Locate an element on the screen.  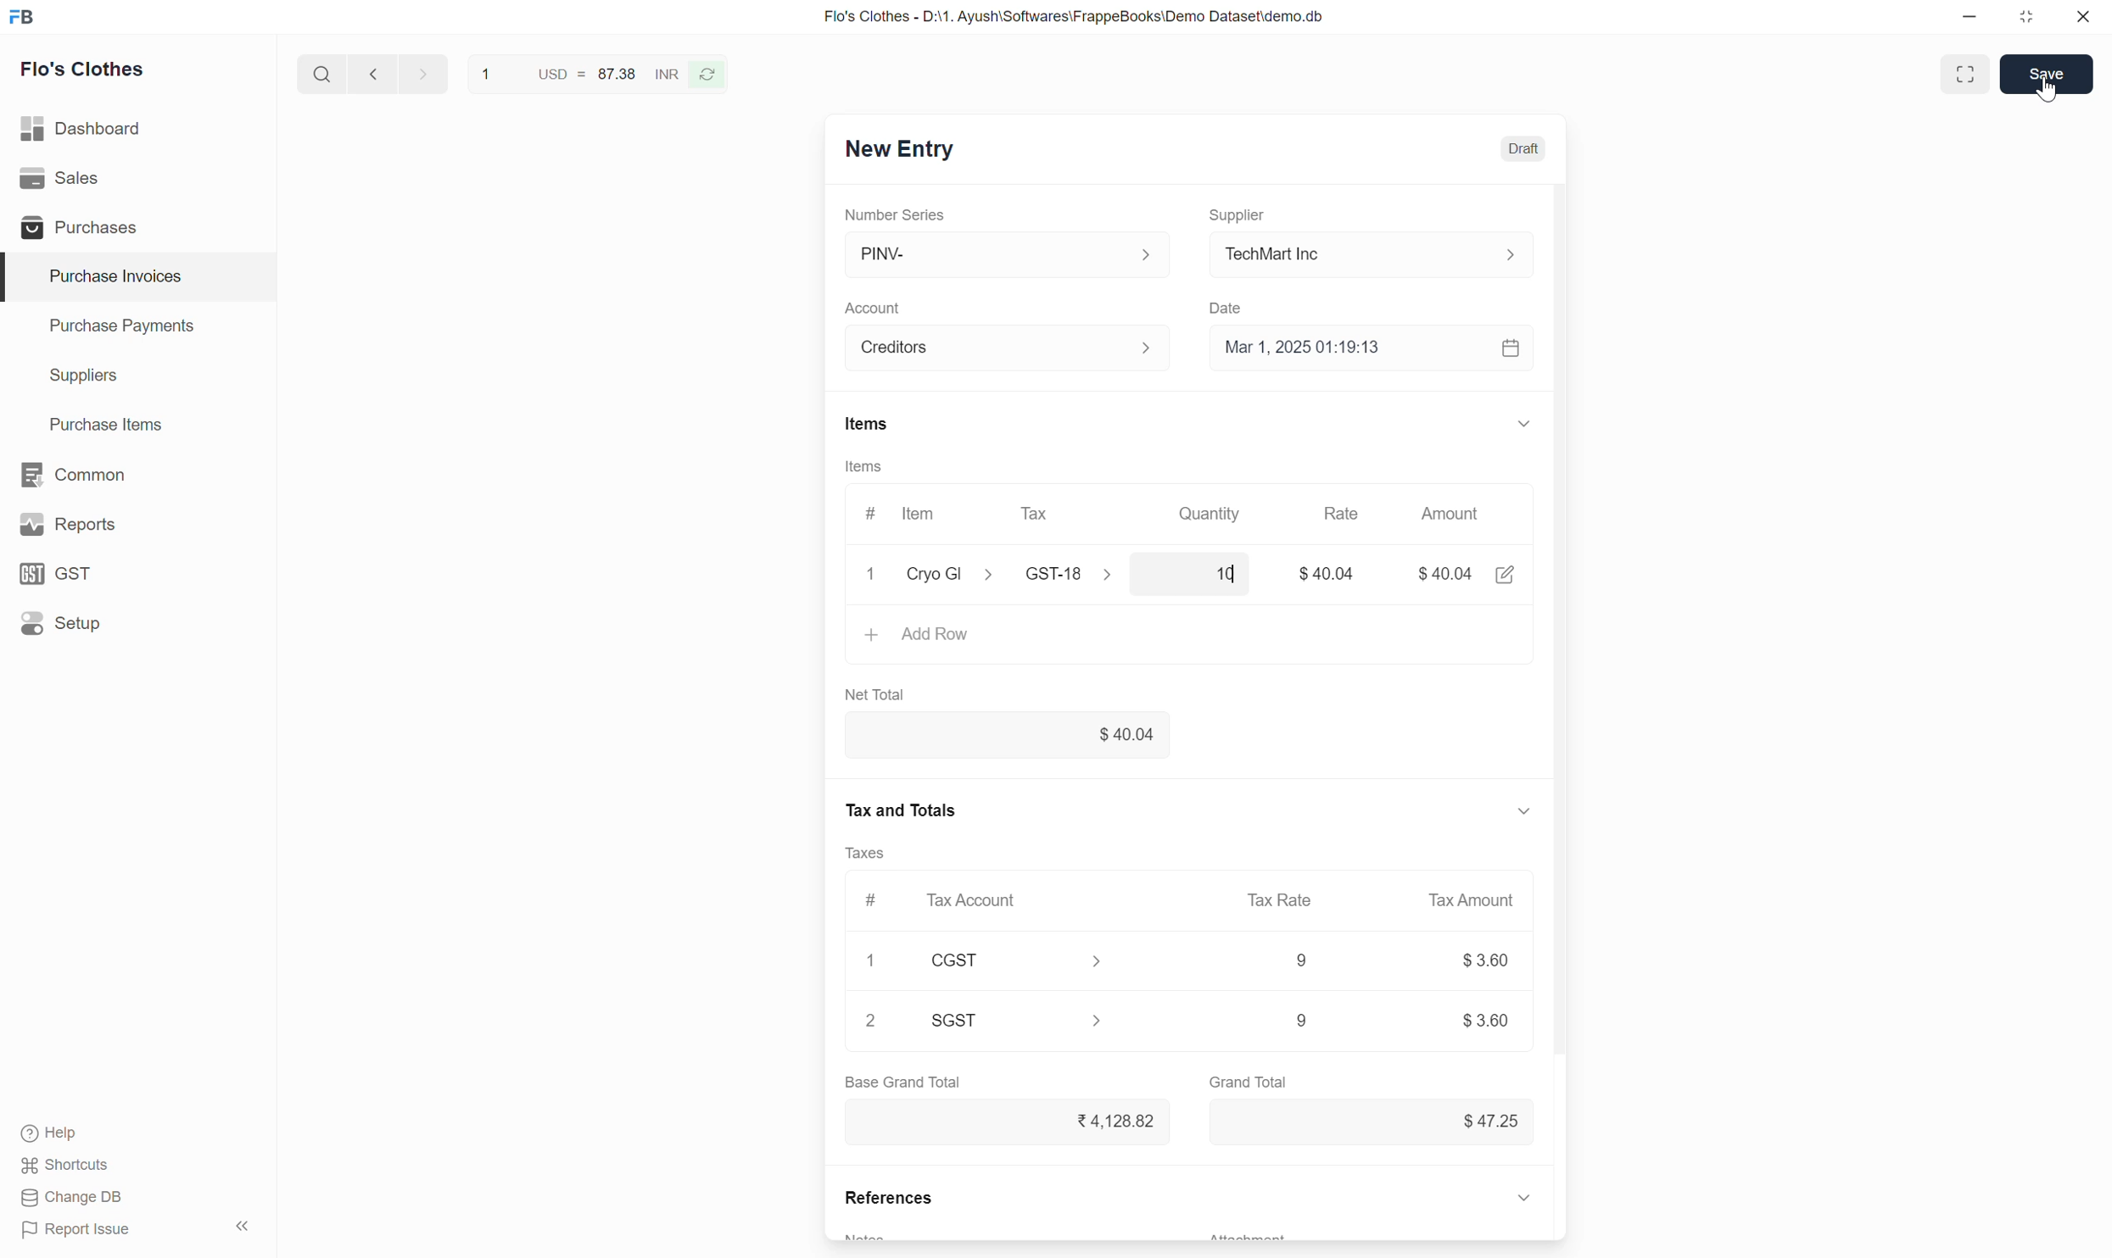
Purchase Items is located at coordinates (97, 421).